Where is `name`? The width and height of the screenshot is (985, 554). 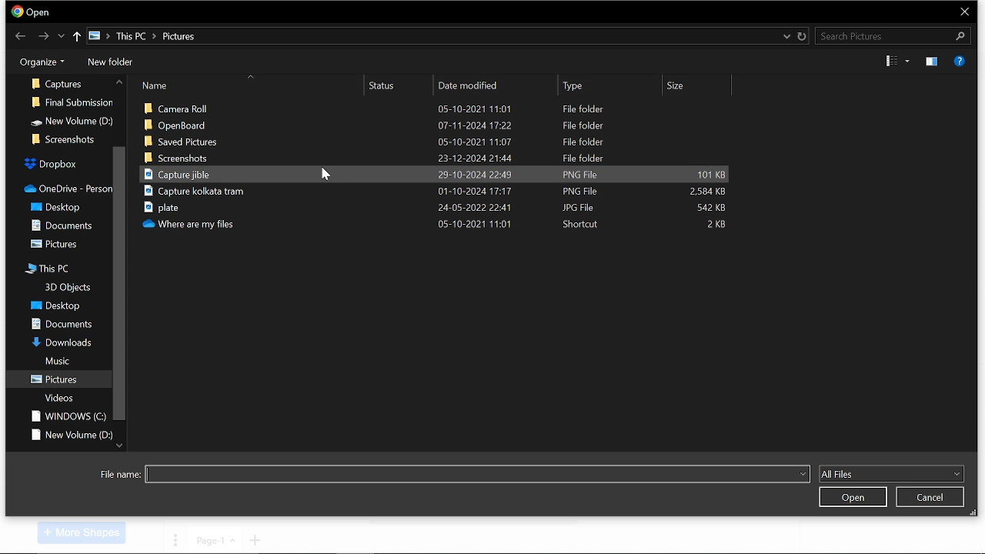 name is located at coordinates (252, 85).